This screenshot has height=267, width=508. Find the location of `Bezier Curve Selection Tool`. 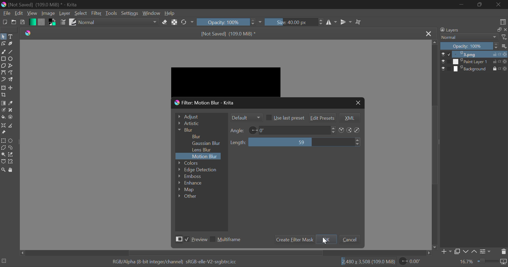

Bezier Curve Selection Tool is located at coordinates (3, 161).